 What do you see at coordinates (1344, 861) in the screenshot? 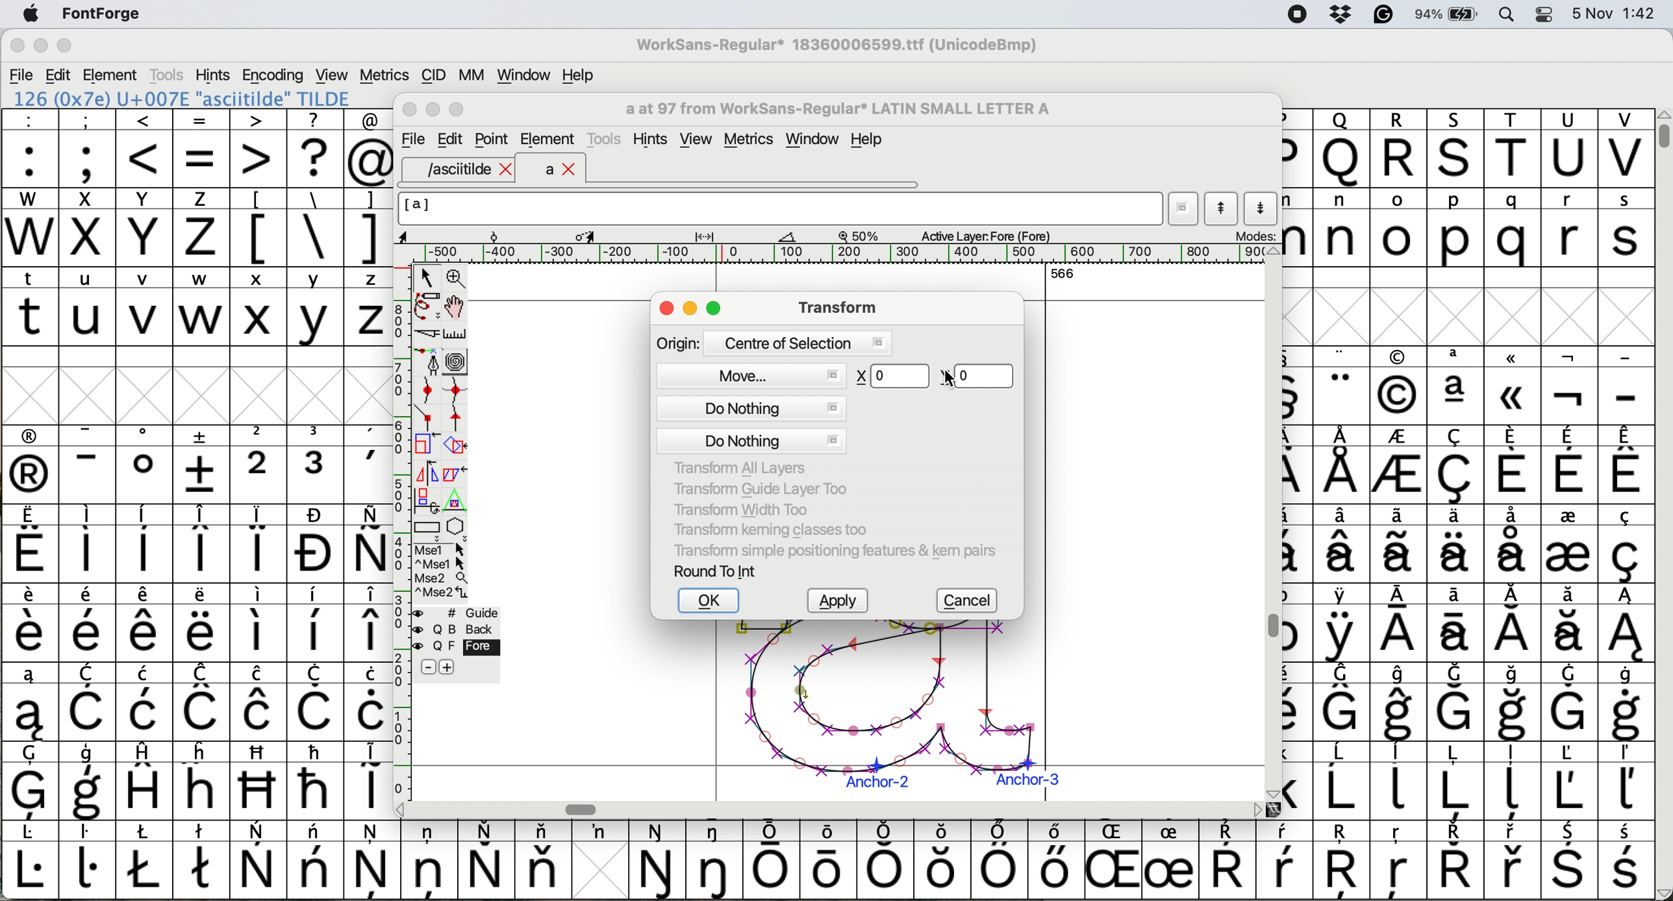
I see `` at bounding box center [1344, 861].